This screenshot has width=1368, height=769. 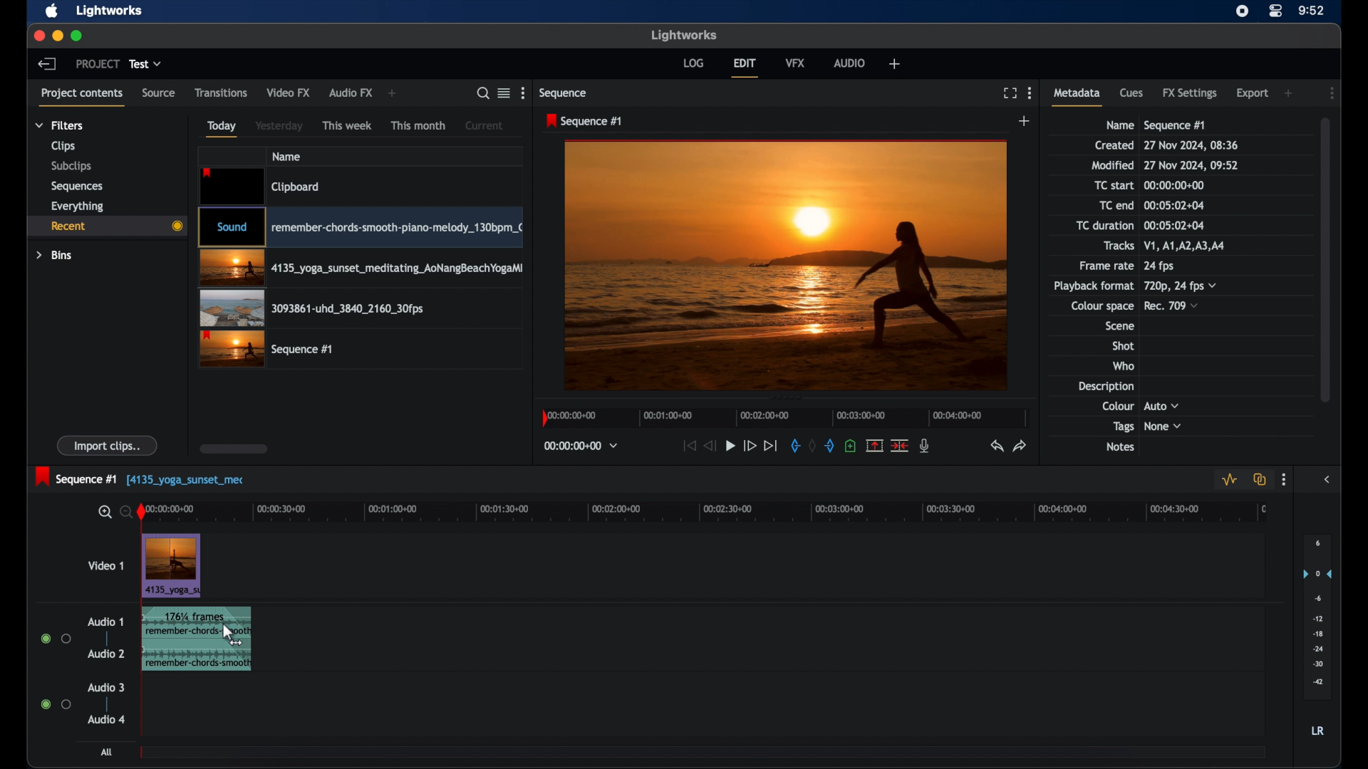 I want to click on redo, so click(x=1020, y=445).